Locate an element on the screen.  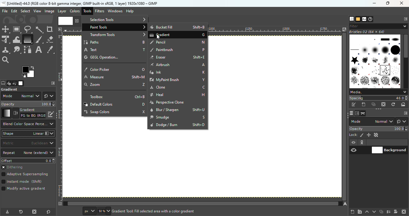
Color picker is located at coordinates (114, 67).